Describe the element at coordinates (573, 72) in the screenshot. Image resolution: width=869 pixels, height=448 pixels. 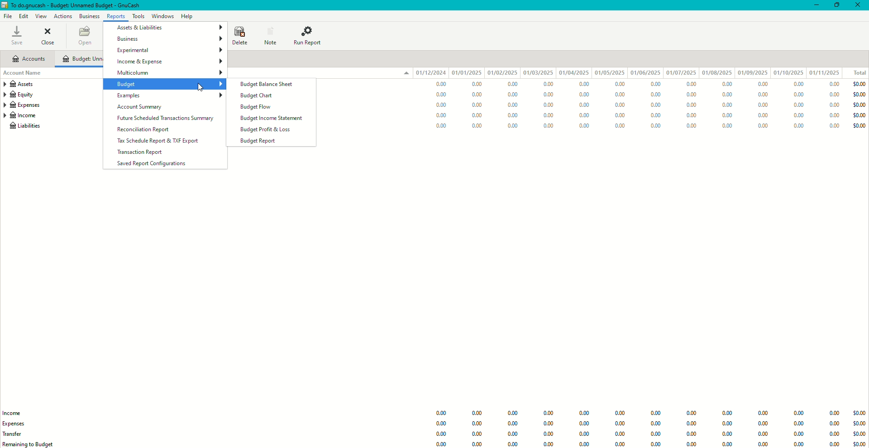
I see `01/04/2025` at that location.